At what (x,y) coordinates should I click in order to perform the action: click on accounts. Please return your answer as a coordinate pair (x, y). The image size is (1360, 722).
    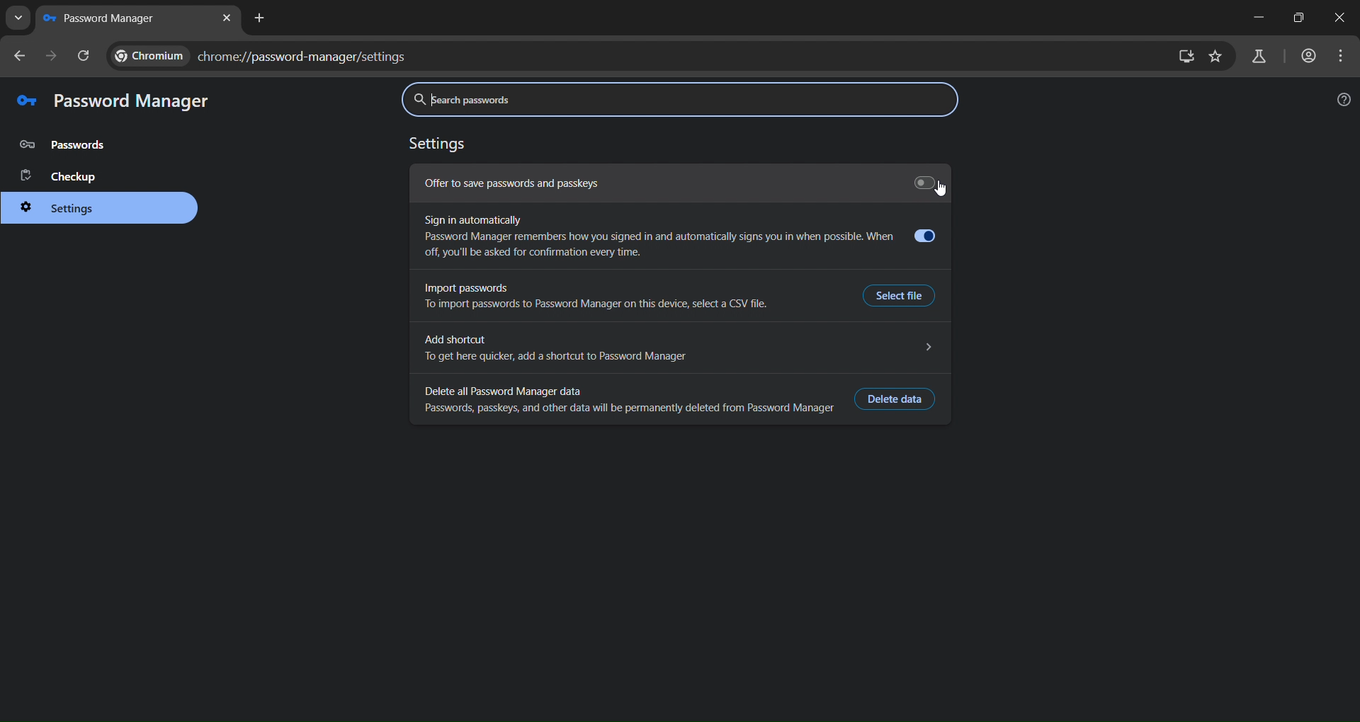
    Looking at the image, I should click on (1310, 55).